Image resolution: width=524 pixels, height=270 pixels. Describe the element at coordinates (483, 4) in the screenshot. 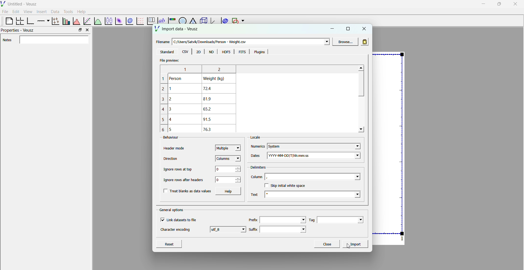

I see `minimize` at that location.